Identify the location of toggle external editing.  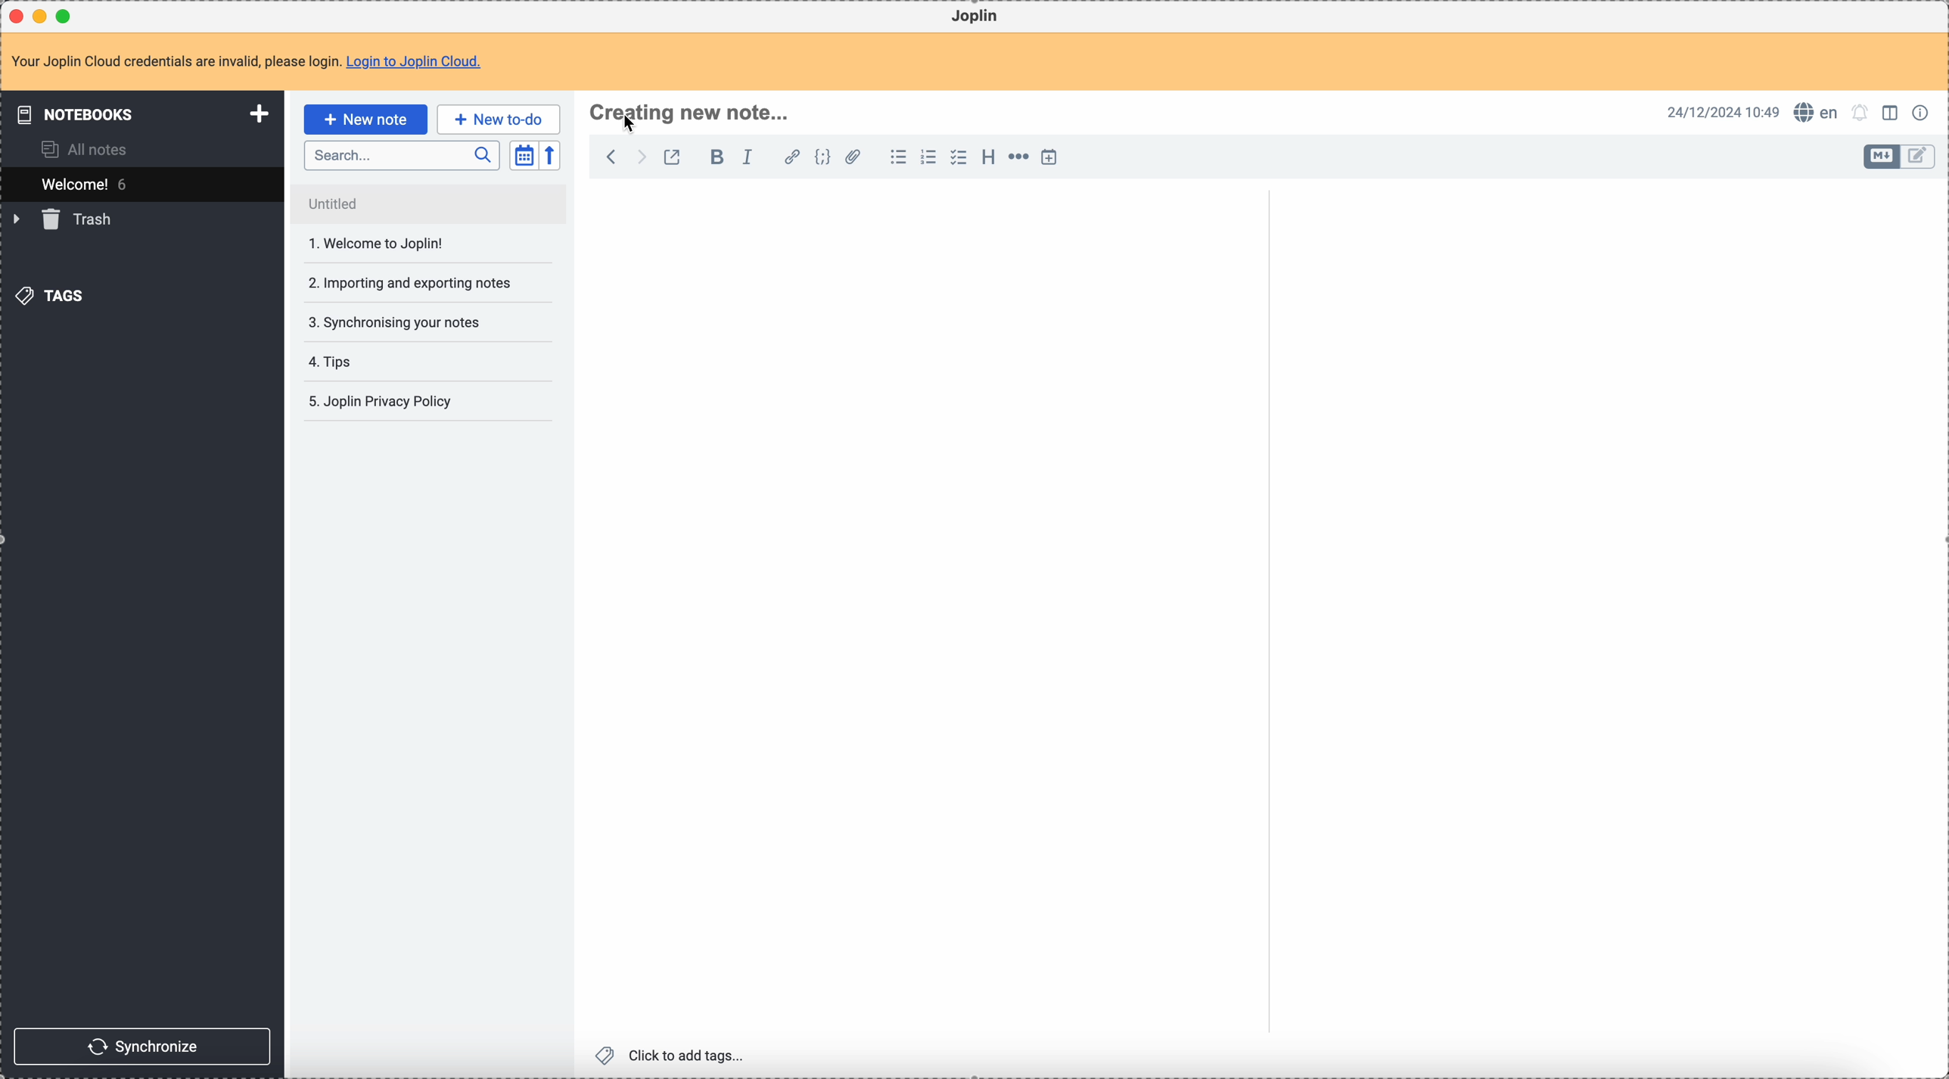
(671, 157).